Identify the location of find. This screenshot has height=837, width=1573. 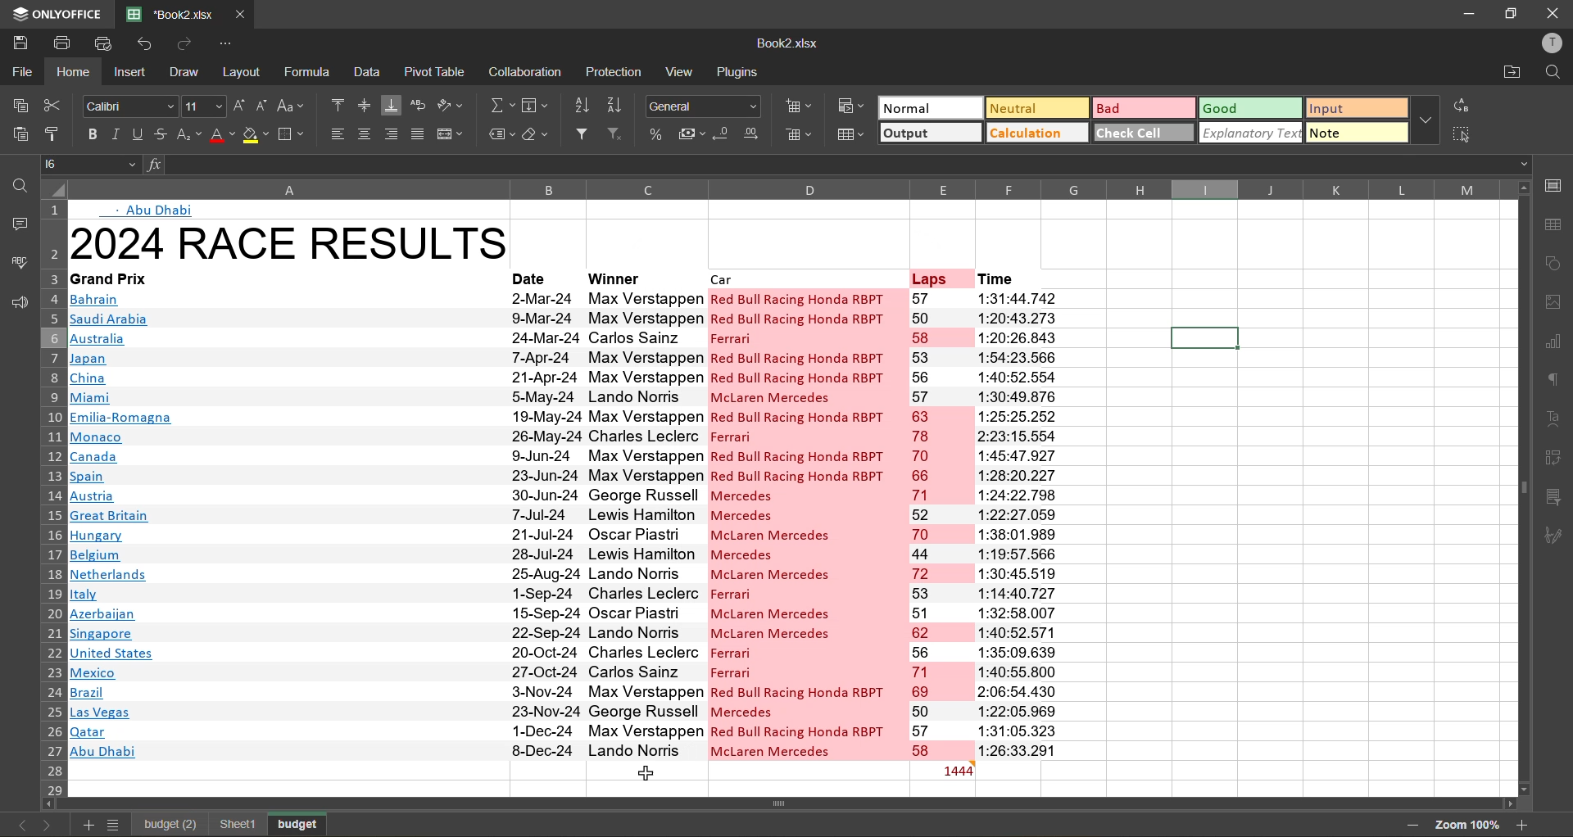
(16, 186).